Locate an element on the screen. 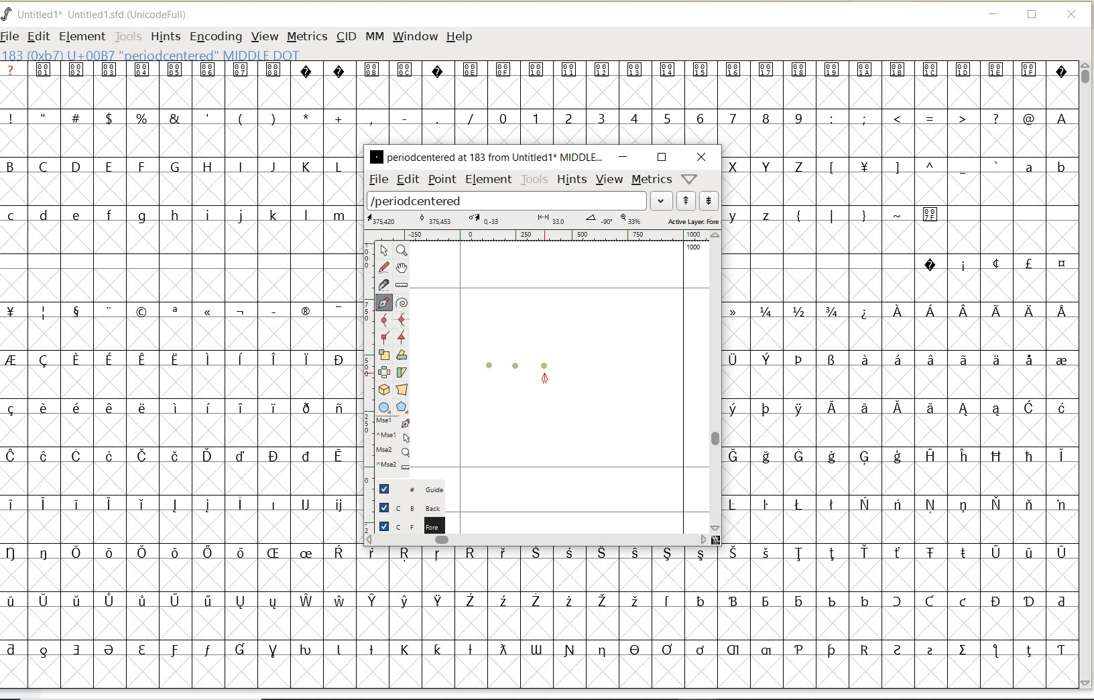  feltpen tool/cursor location is located at coordinates (545, 379).